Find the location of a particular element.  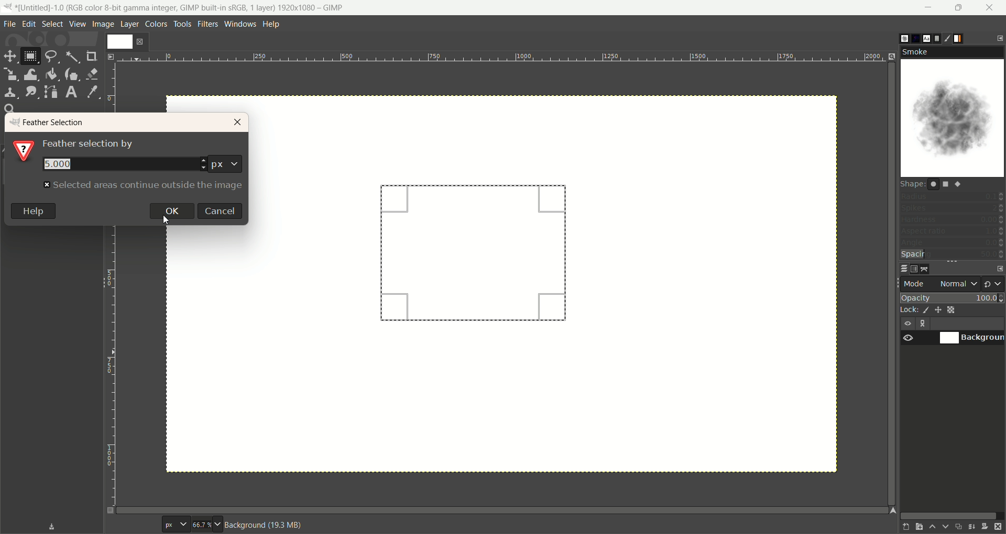

layer is located at coordinates (130, 24).